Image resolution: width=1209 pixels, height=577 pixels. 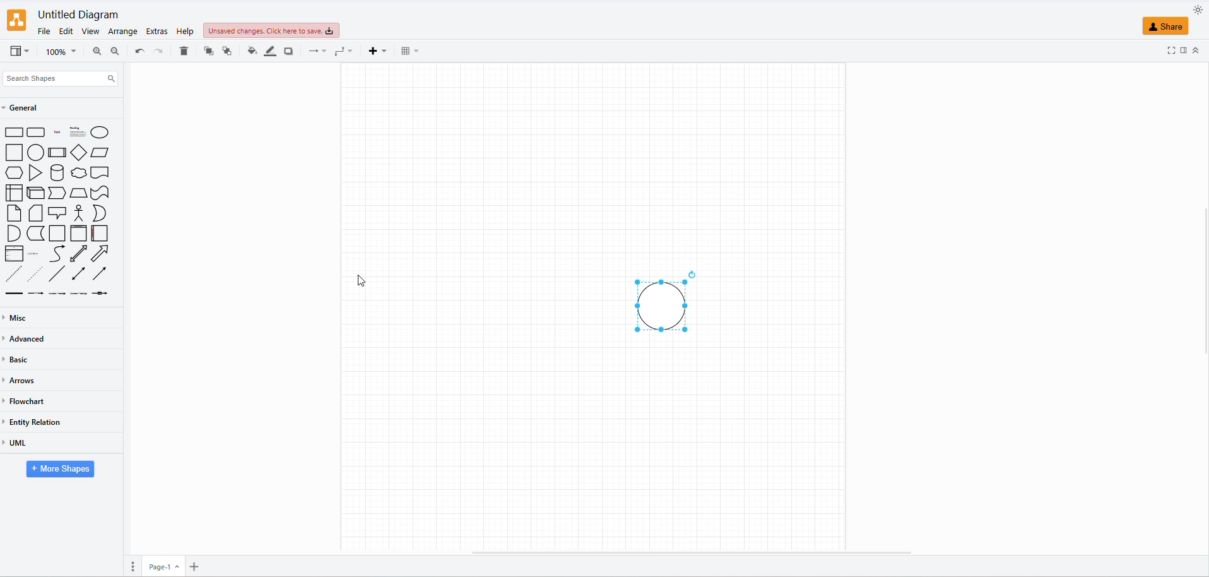 I want to click on CONTAINER, so click(x=77, y=233).